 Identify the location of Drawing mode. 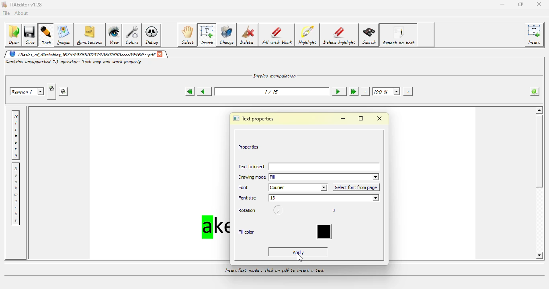
(251, 178).